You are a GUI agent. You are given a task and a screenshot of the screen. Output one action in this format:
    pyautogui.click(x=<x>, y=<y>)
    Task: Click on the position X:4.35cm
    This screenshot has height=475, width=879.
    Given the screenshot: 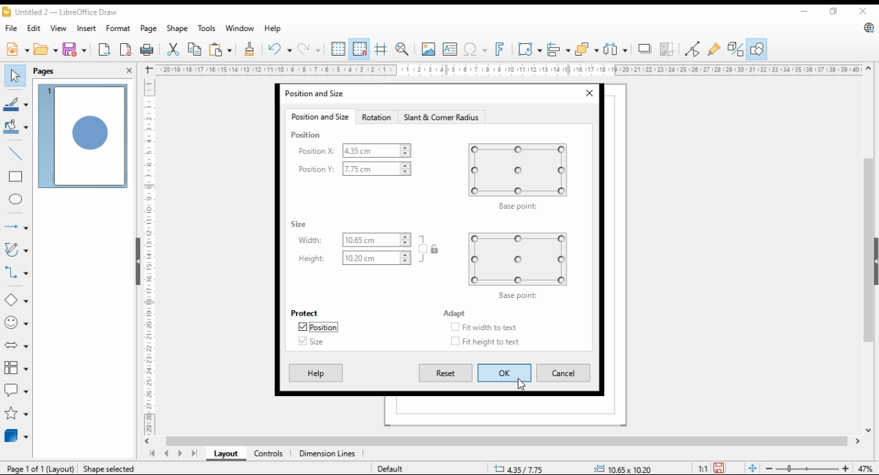 What is the action you would take?
    pyautogui.click(x=356, y=150)
    